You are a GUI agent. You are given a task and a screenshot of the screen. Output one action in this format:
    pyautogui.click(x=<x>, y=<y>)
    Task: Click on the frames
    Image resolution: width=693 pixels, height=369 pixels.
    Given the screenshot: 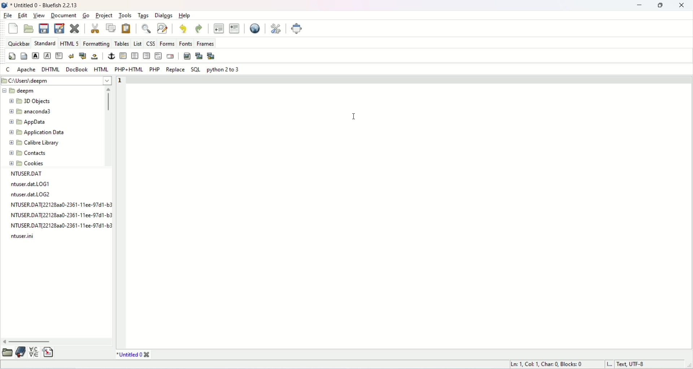 What is the action you would take?
    pyautogui.click(x=208, y=42)
    